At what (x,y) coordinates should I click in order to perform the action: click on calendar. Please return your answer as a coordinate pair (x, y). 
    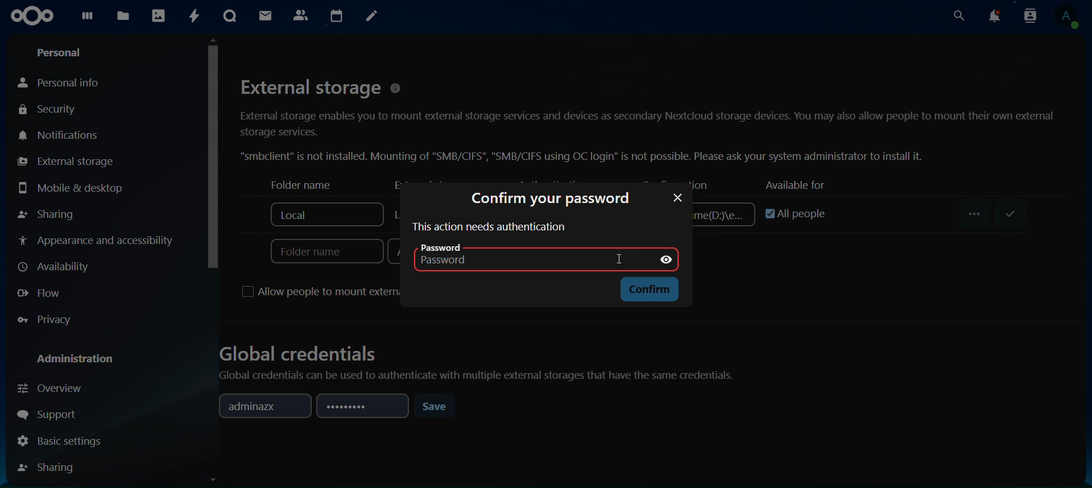
    Looking at the image, I should click on (337, 15).